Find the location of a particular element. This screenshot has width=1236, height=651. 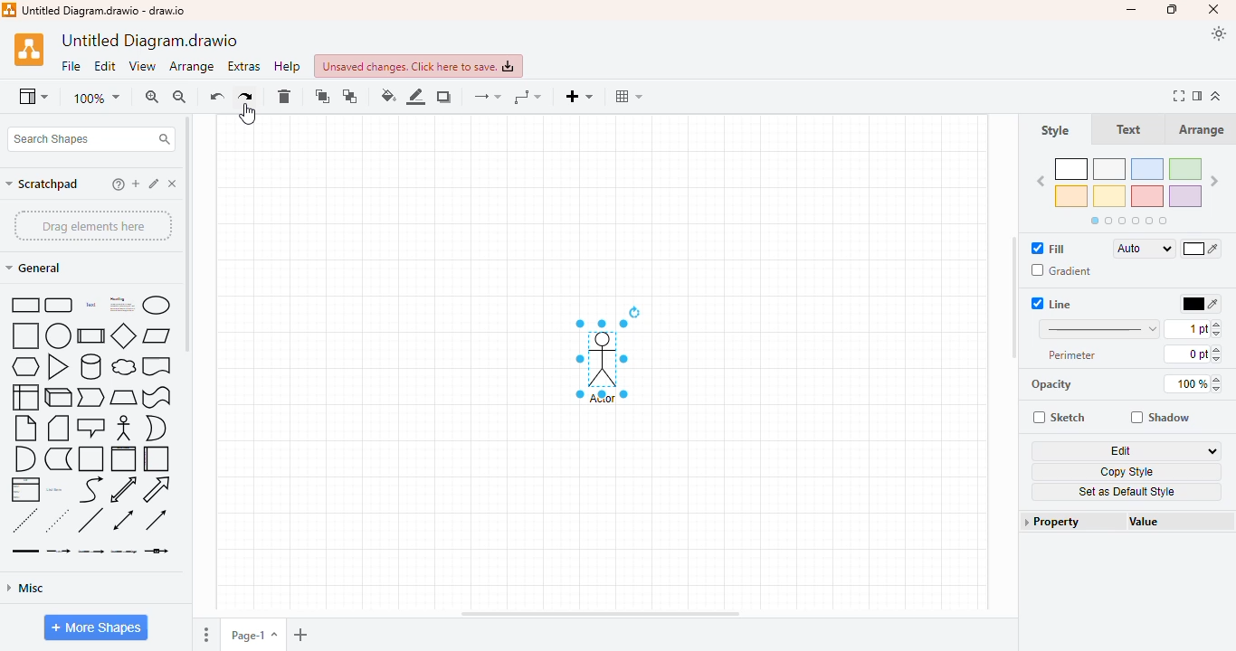

ellipse is located at coordinates (156, 305).